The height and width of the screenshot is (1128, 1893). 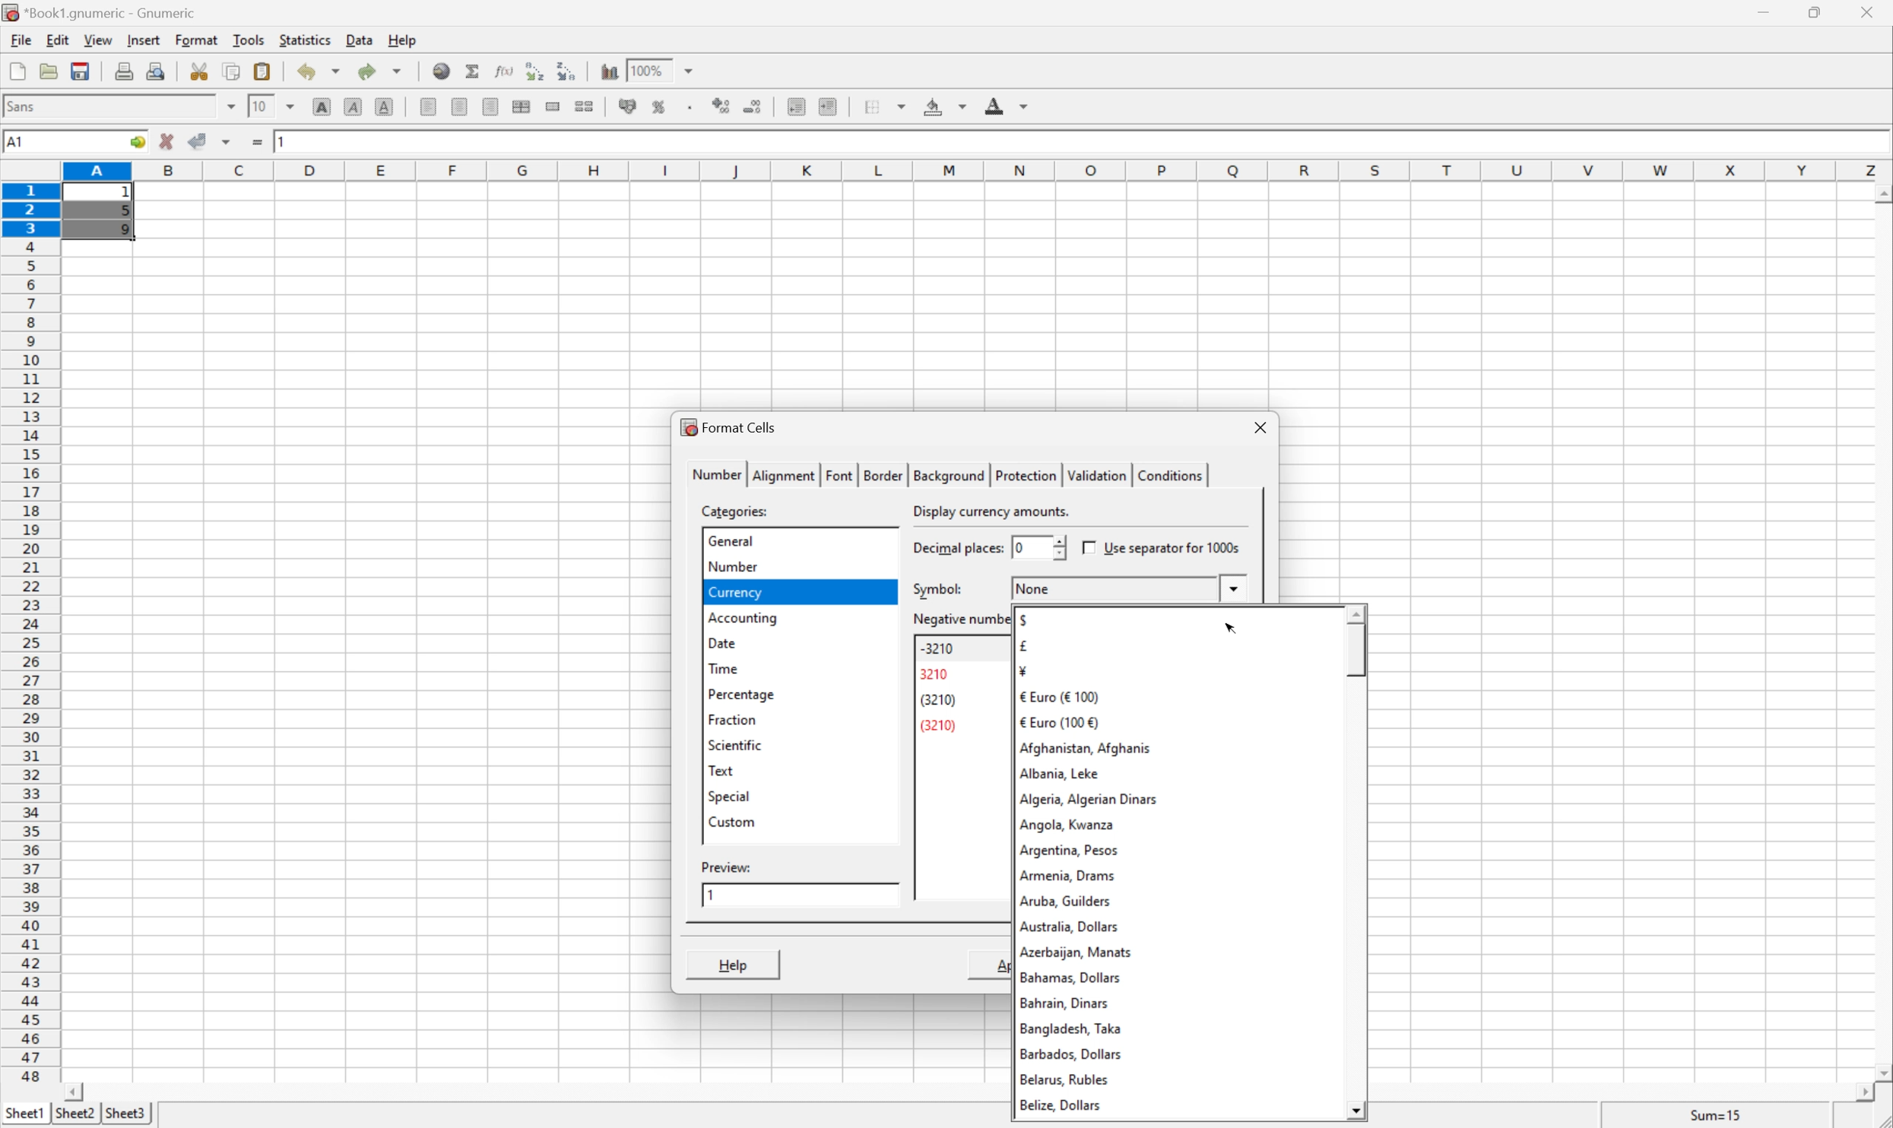 What do you see at coordinates (1015, 547) in the screenshot?
I see `0` at bounding box center [1015, 547].